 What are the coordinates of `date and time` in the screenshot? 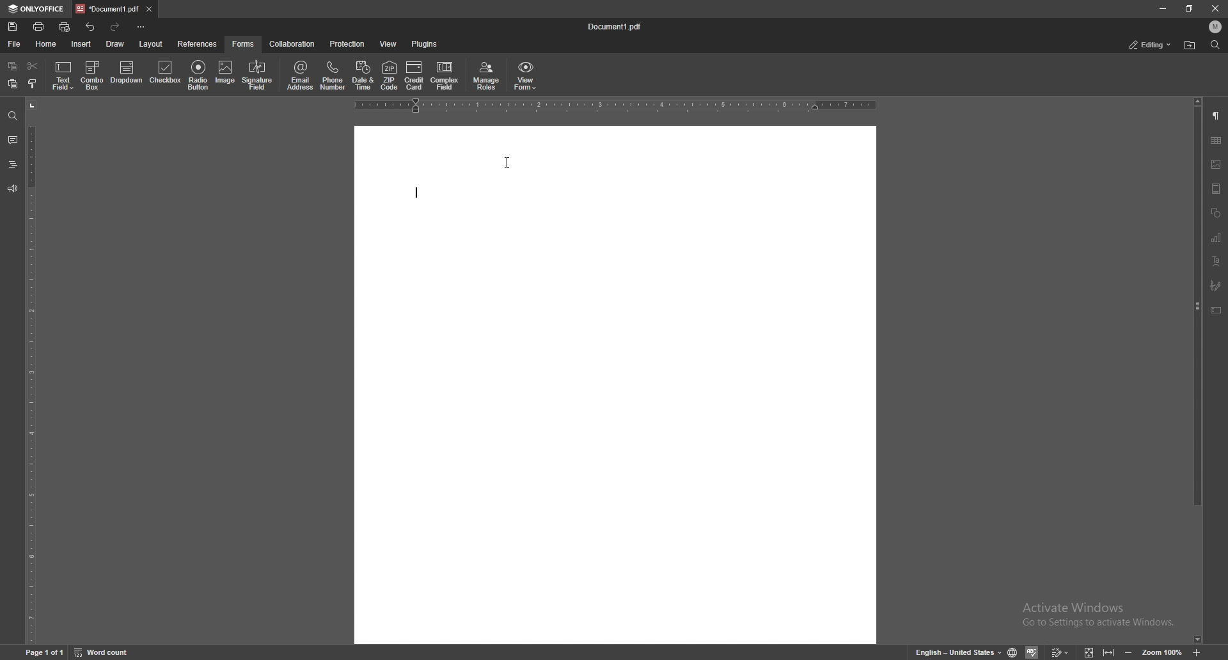 It's located at (363, 77).